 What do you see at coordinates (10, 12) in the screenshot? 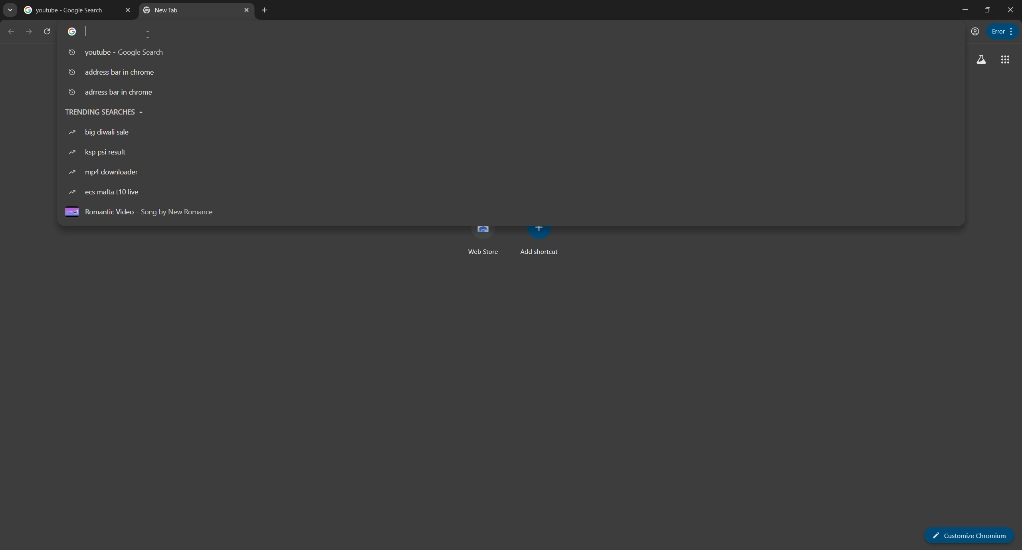
I see `search tabs` at bounding box center [10, 12].